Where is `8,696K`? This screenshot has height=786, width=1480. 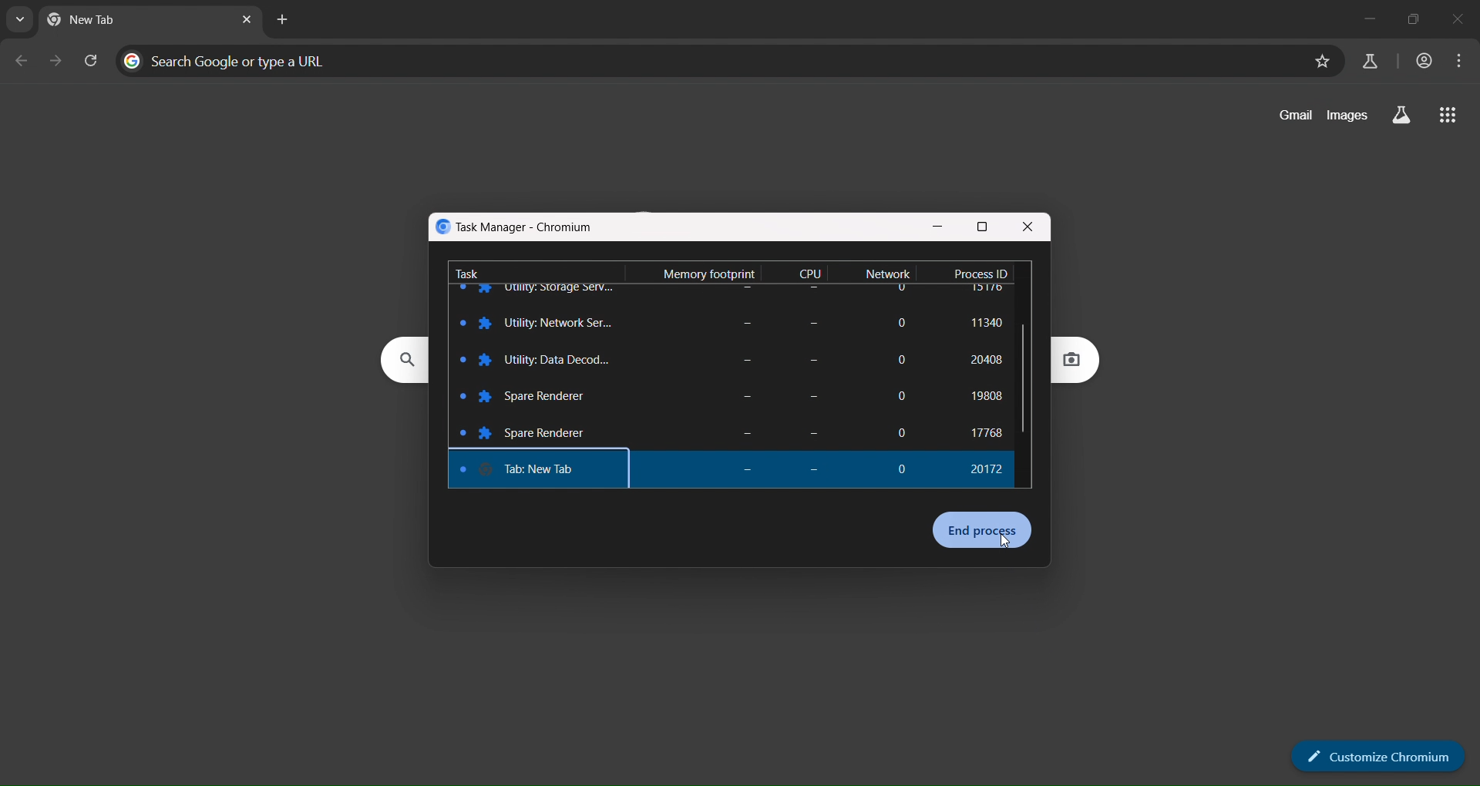
8,696K is located at coordinates (741, 323).